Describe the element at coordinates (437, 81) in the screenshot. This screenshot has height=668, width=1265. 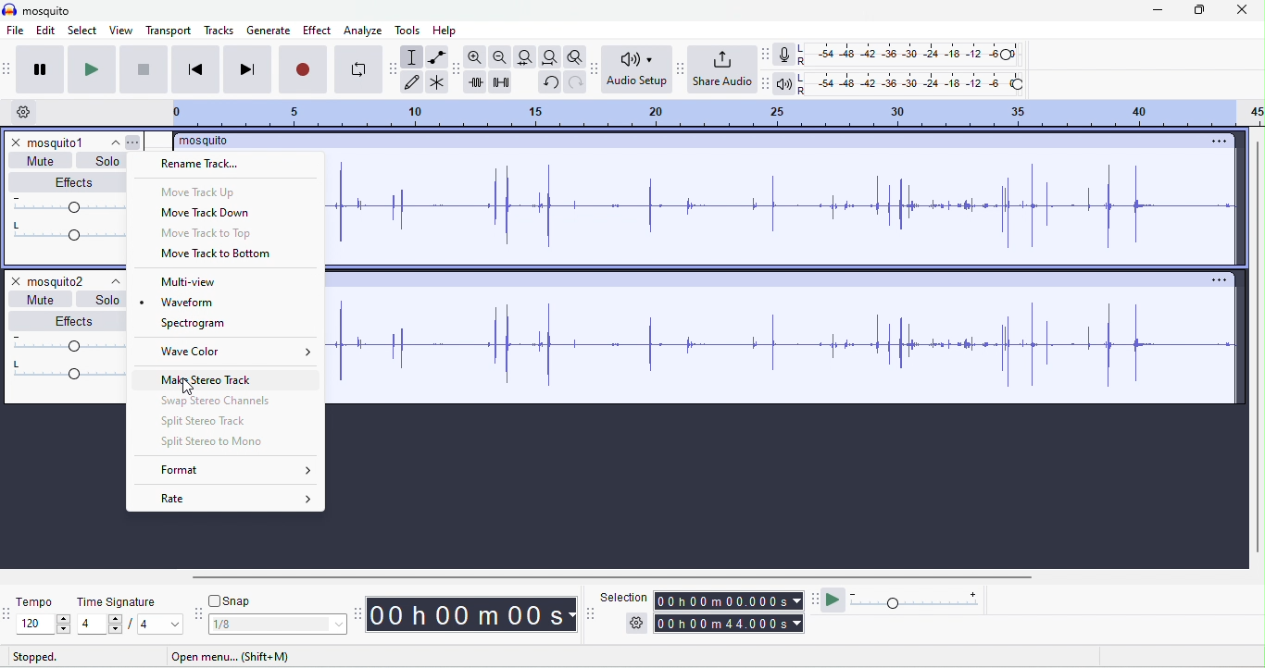
I see `multi` at that location.